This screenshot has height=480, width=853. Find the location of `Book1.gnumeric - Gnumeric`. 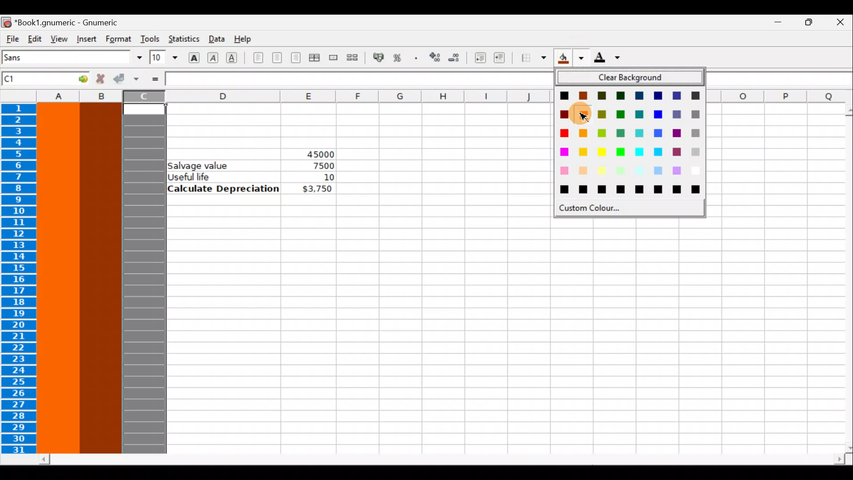

Book1.gnumeric - Gnumeric is located at coordinates (72, 22).